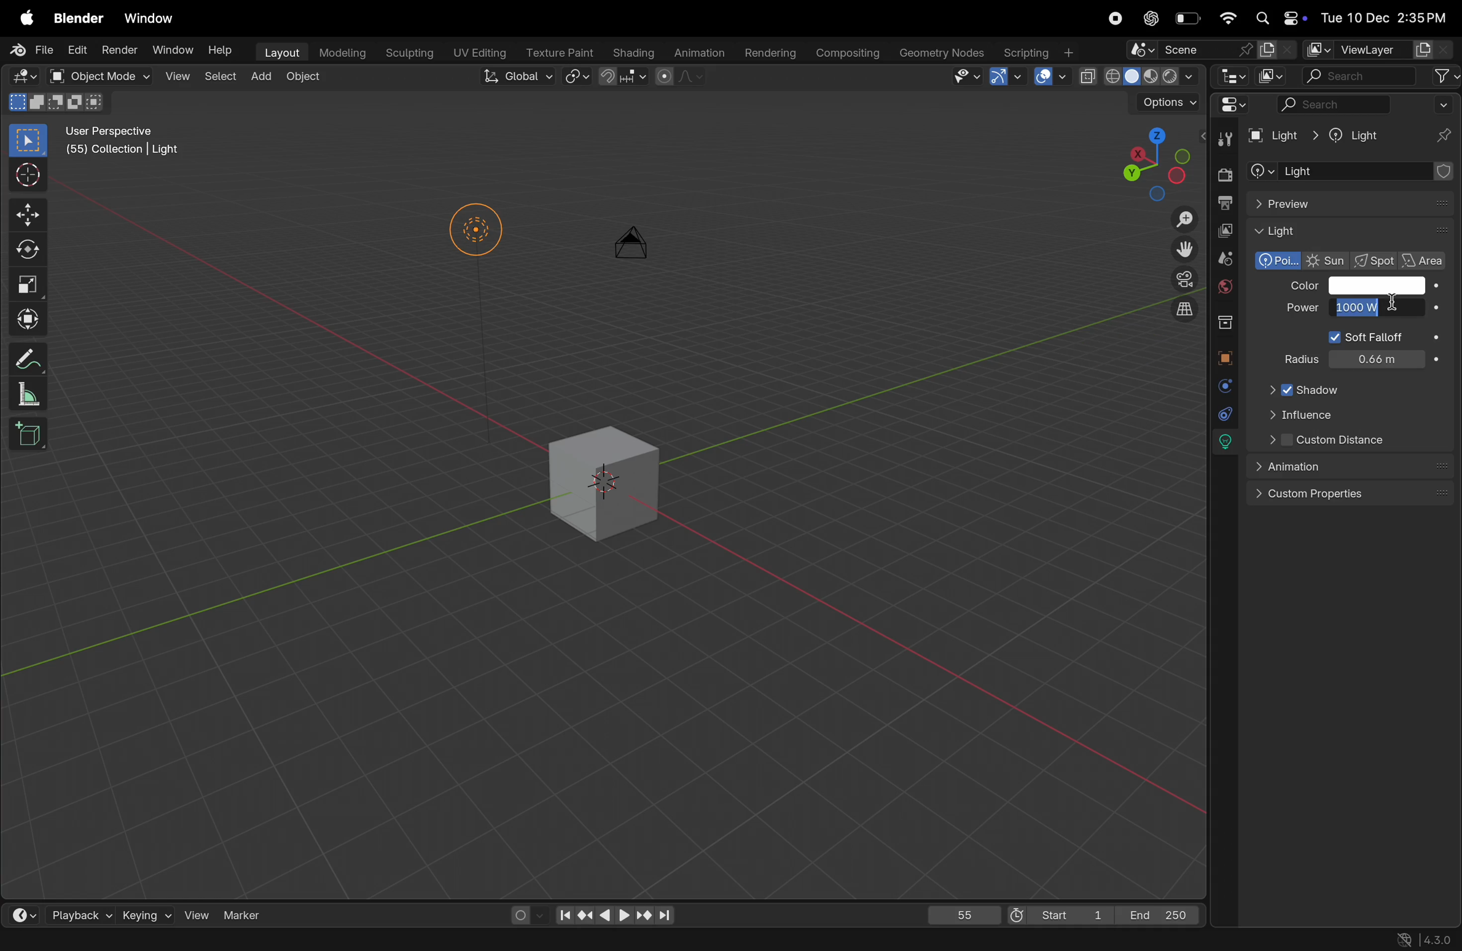 This screenshot has width=1462, height=951. I want to click on filter, so click(1445, 76).